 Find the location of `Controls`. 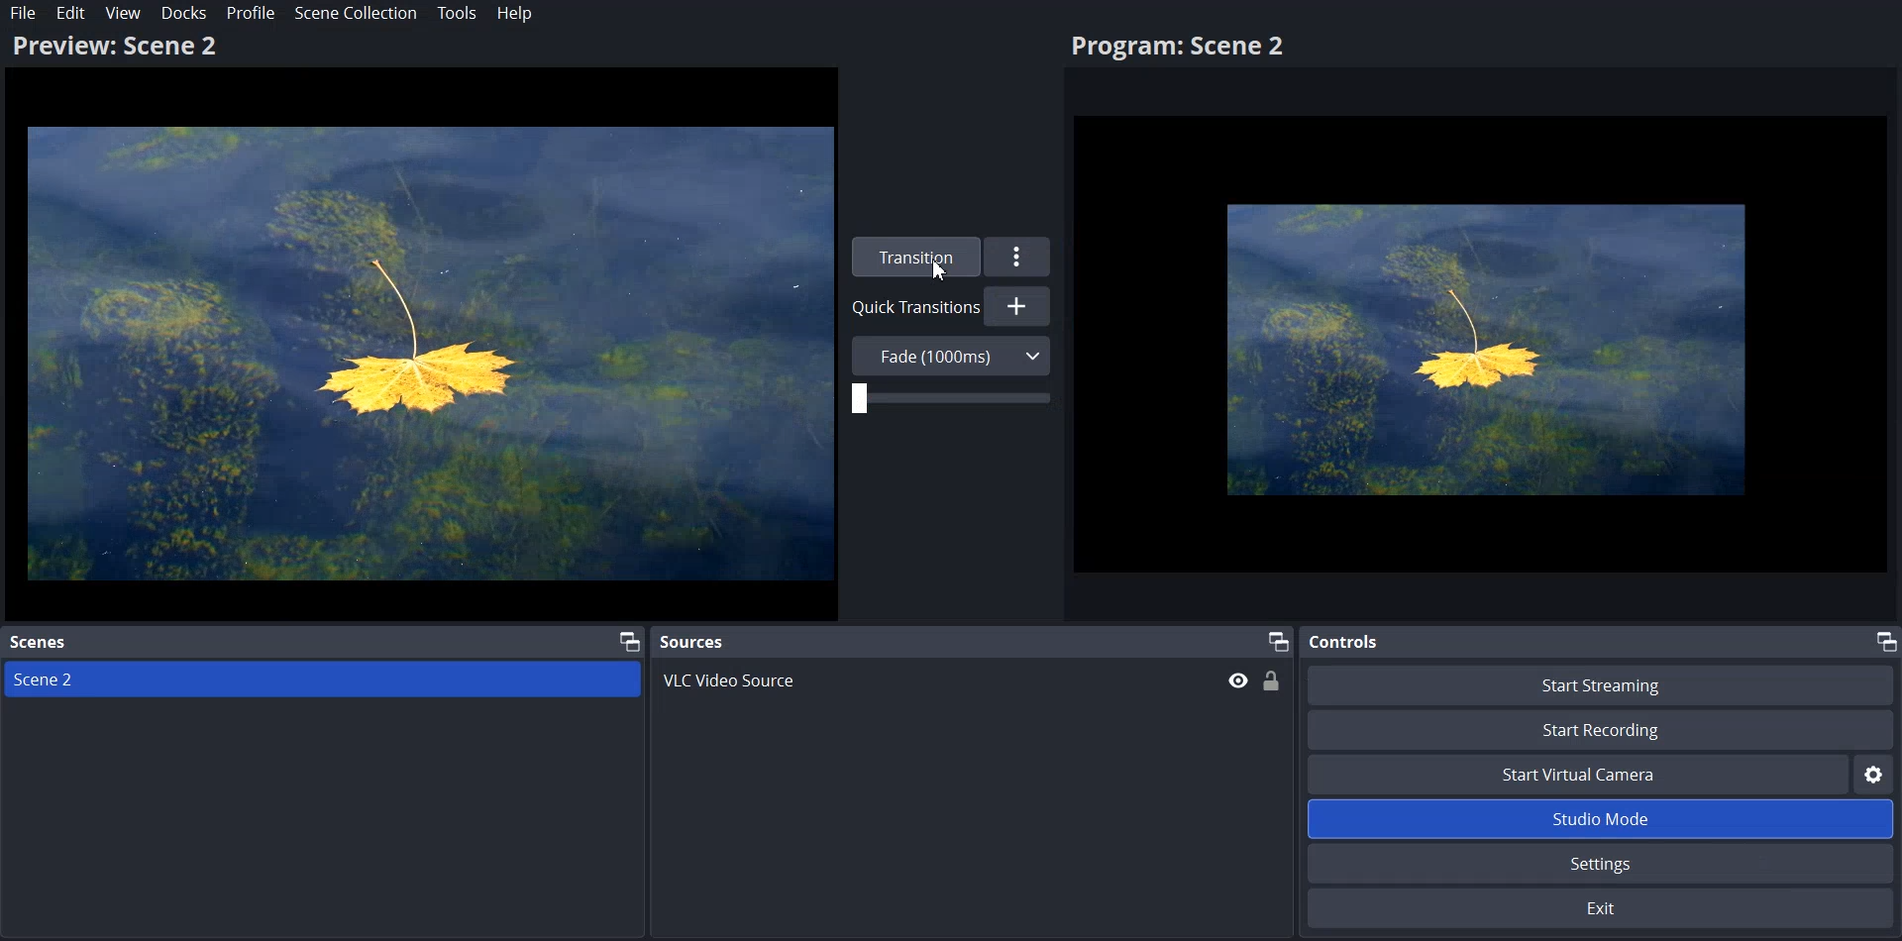

Controls is located at coordinates (1344, 642).